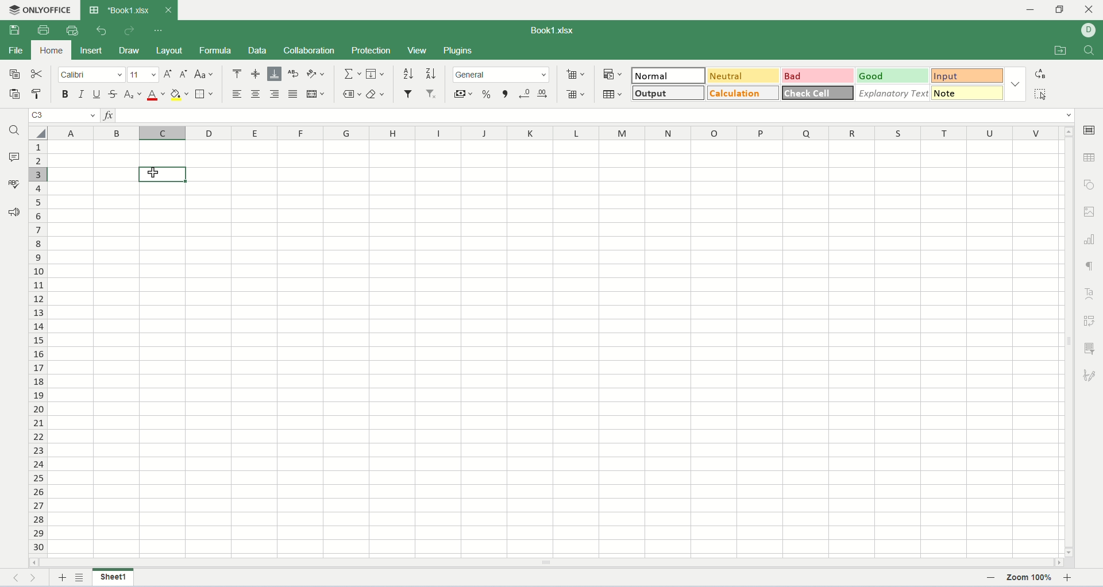  Describe the element at coordinates (153, 175) in the screenshot. I see `cursor` at that location.